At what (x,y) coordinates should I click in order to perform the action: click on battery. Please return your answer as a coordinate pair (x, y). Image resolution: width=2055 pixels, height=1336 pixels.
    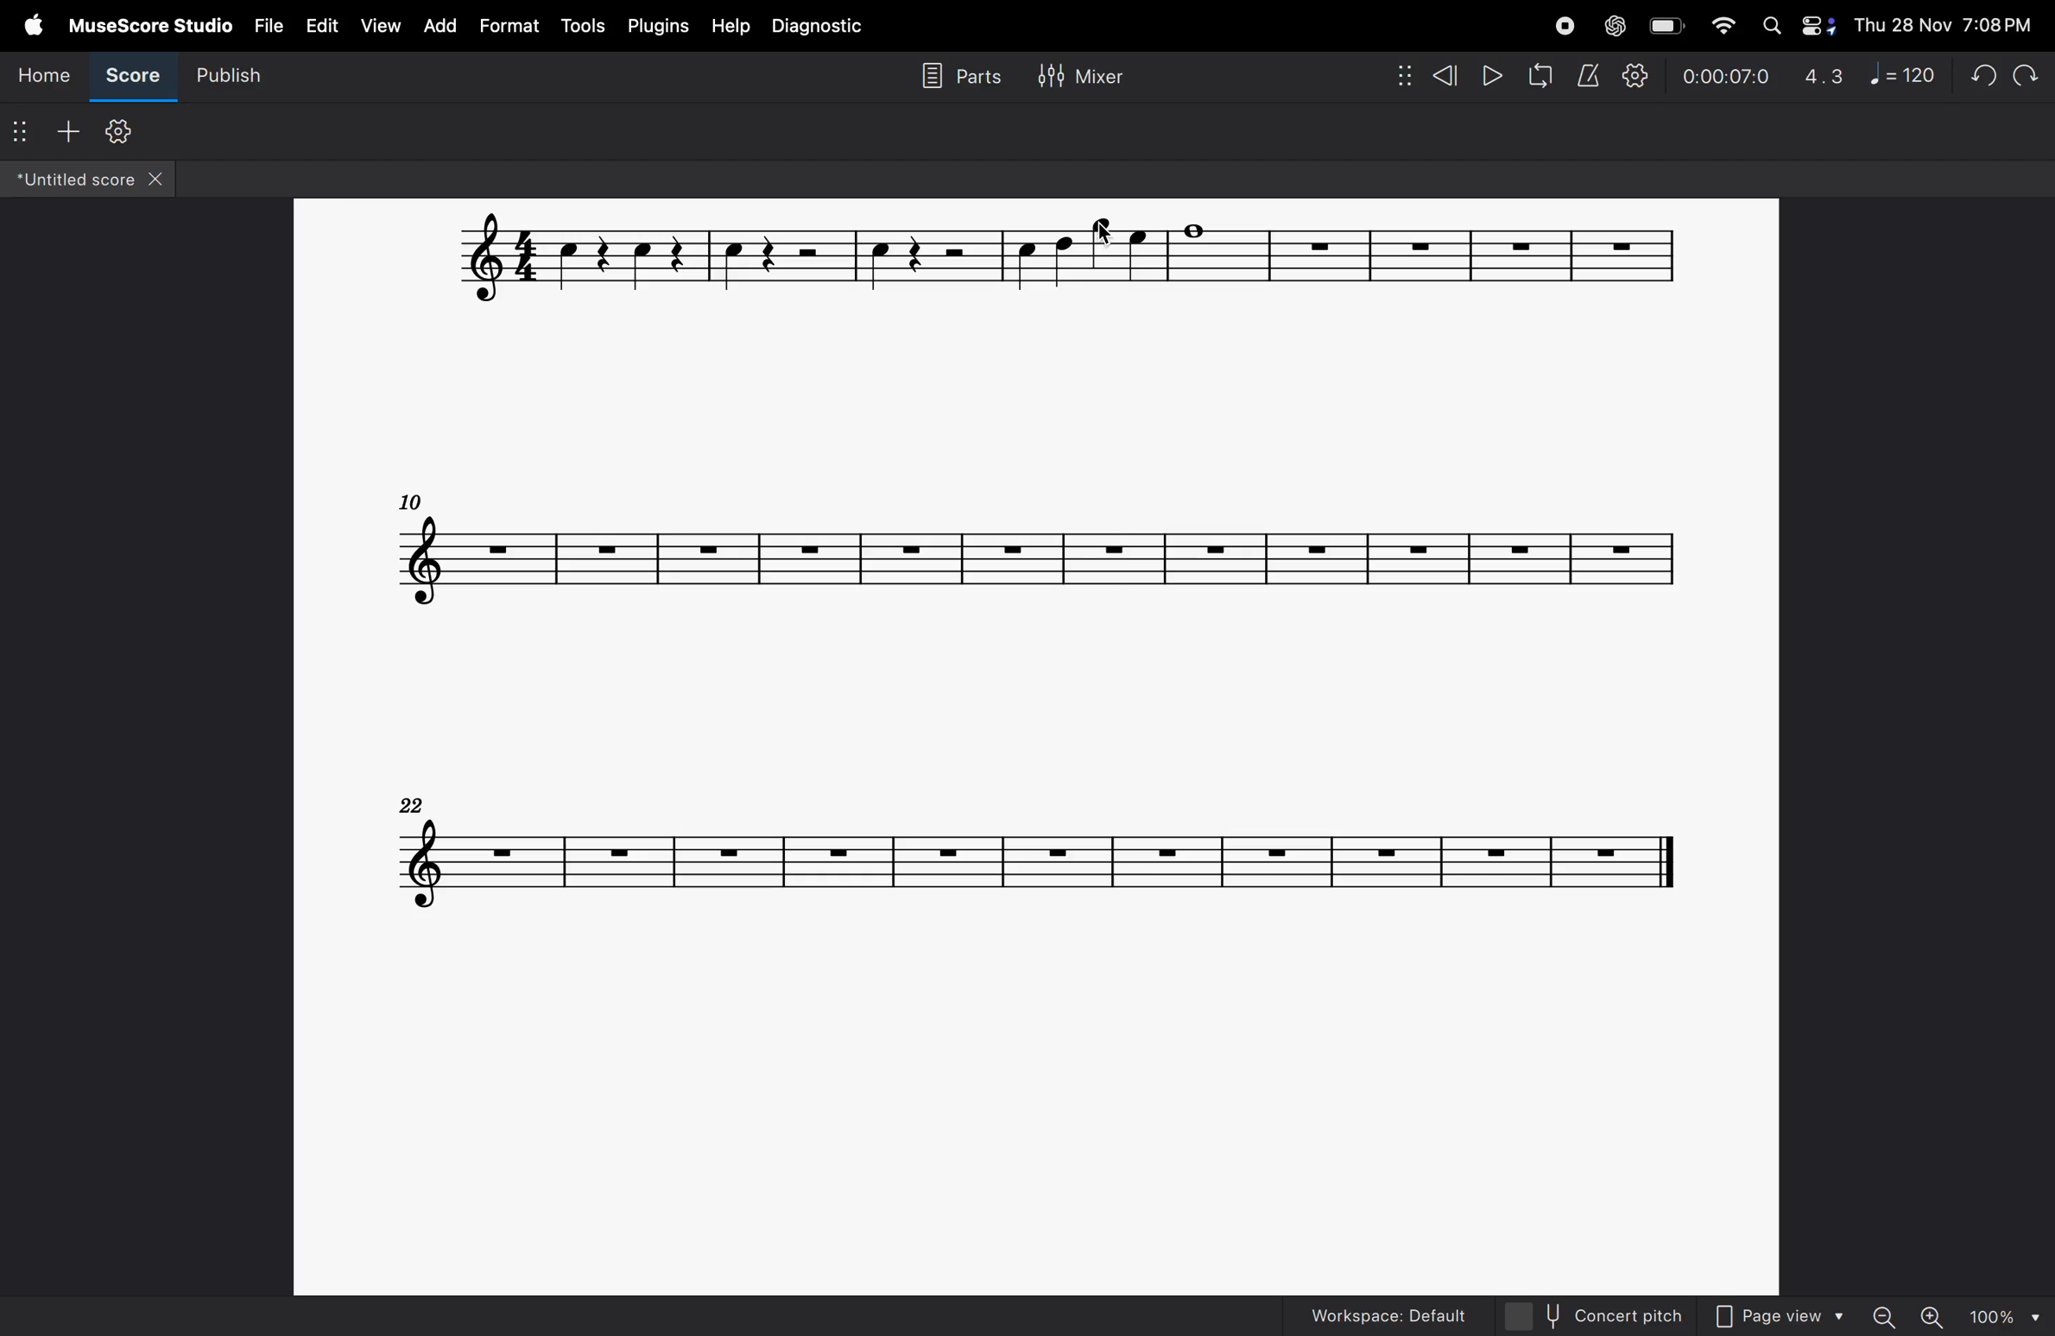
    Looking at the image, I should click on (1664, 27).